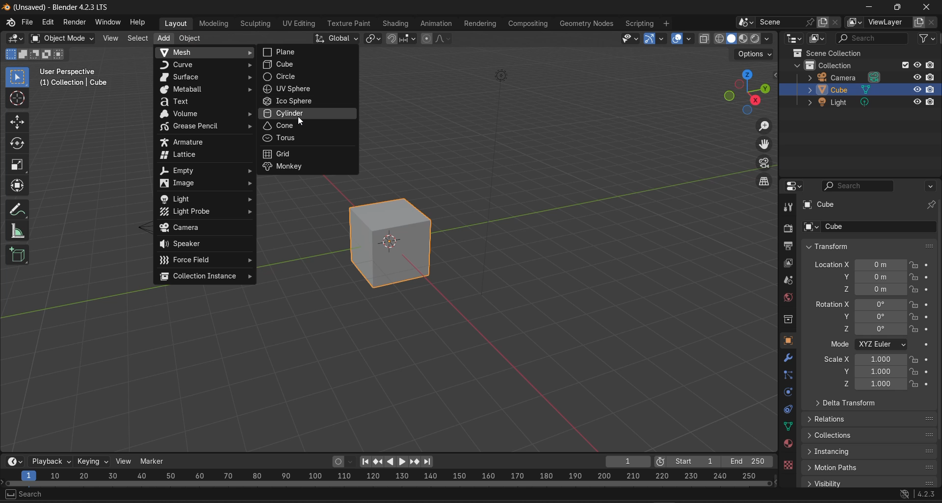 Image resolution: width=942 pixels, height=503 pixels. I want to click on grid, so click(307, 153).